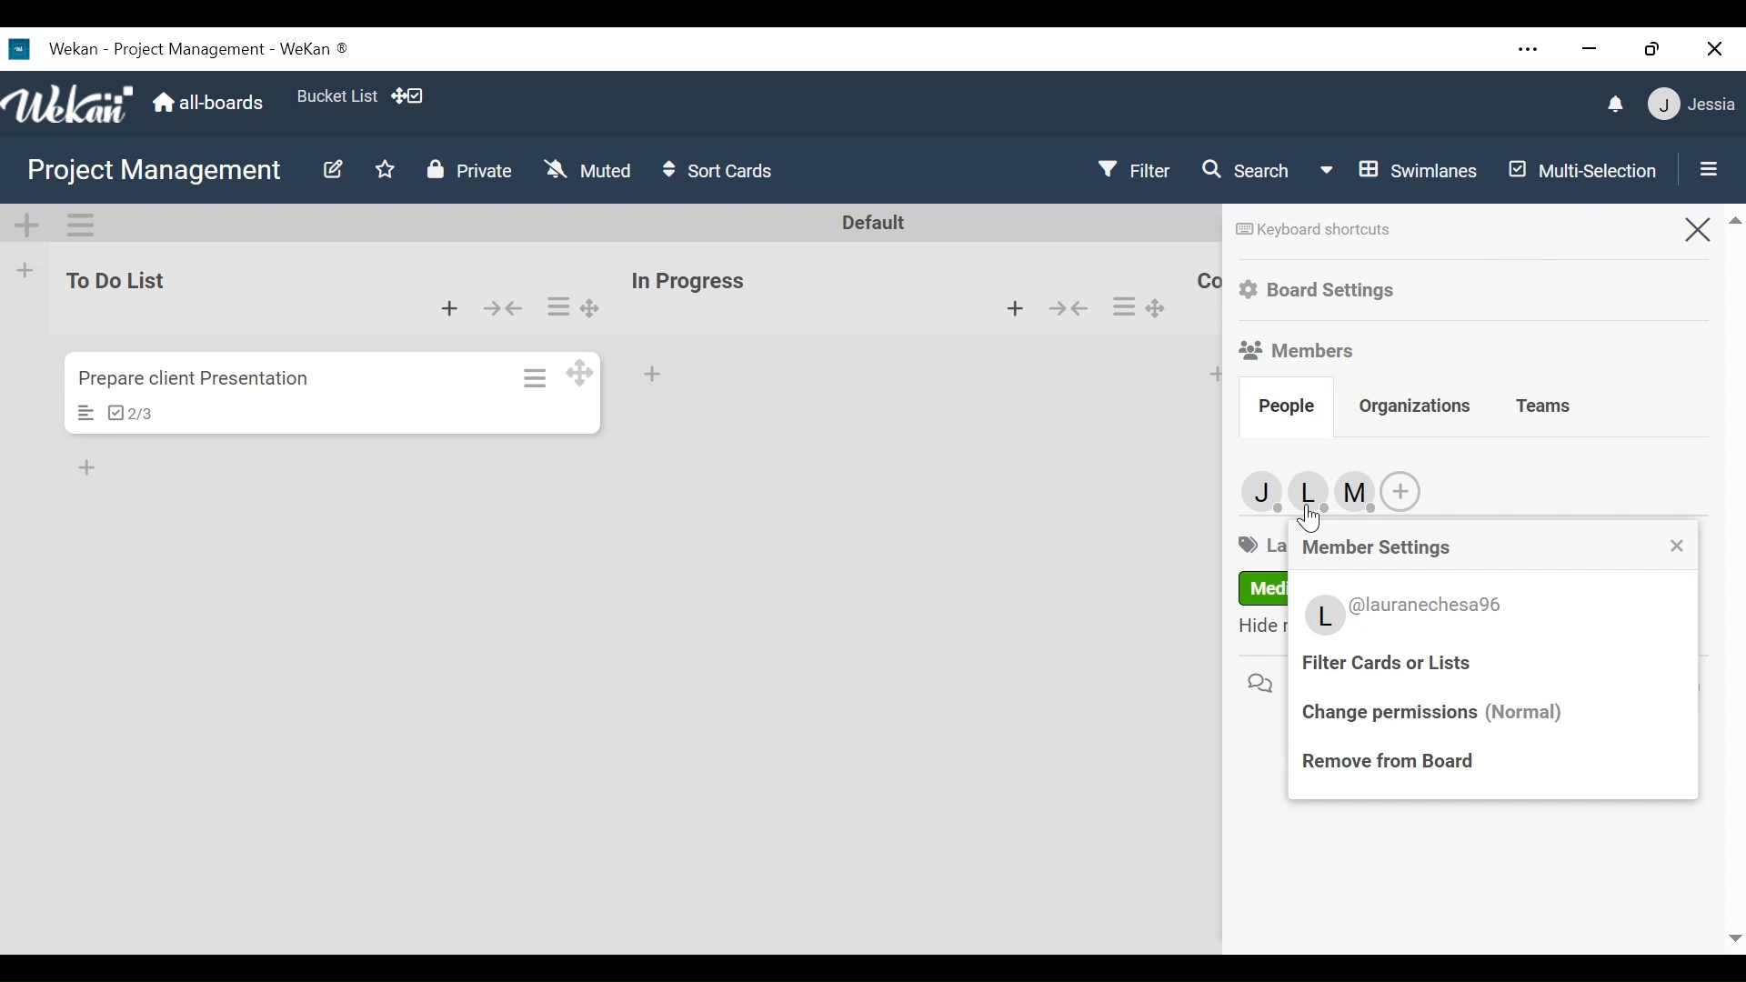 Image resolution: width=1746 pixels, height=982 pixels. What do you see at coordinates (580, 370) in the screenshot?
I see `Desktop drag handles` at bounding box center [580, 370].